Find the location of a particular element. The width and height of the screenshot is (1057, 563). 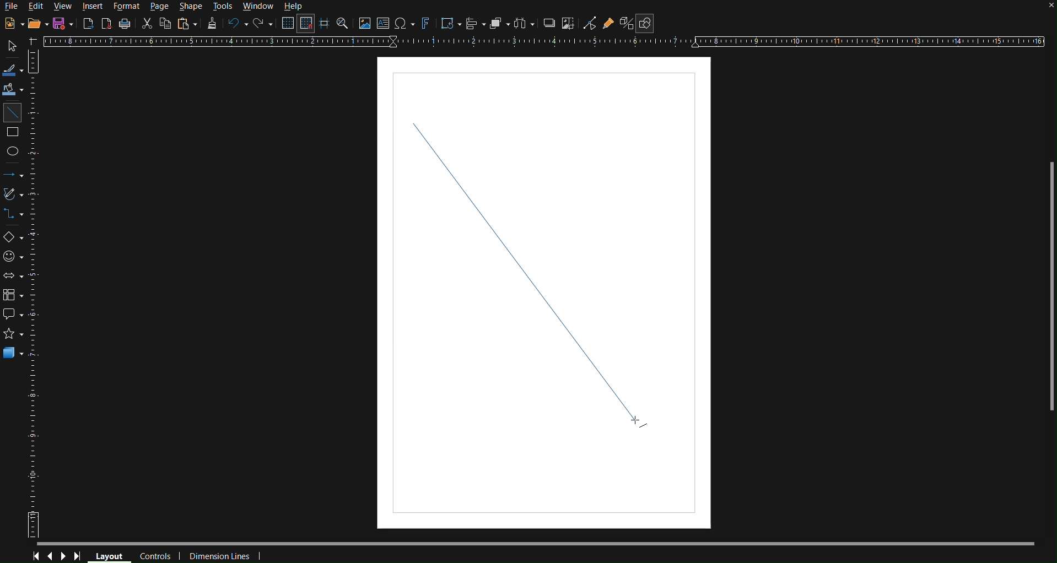

Shadow is located at coordinates (549, 23).